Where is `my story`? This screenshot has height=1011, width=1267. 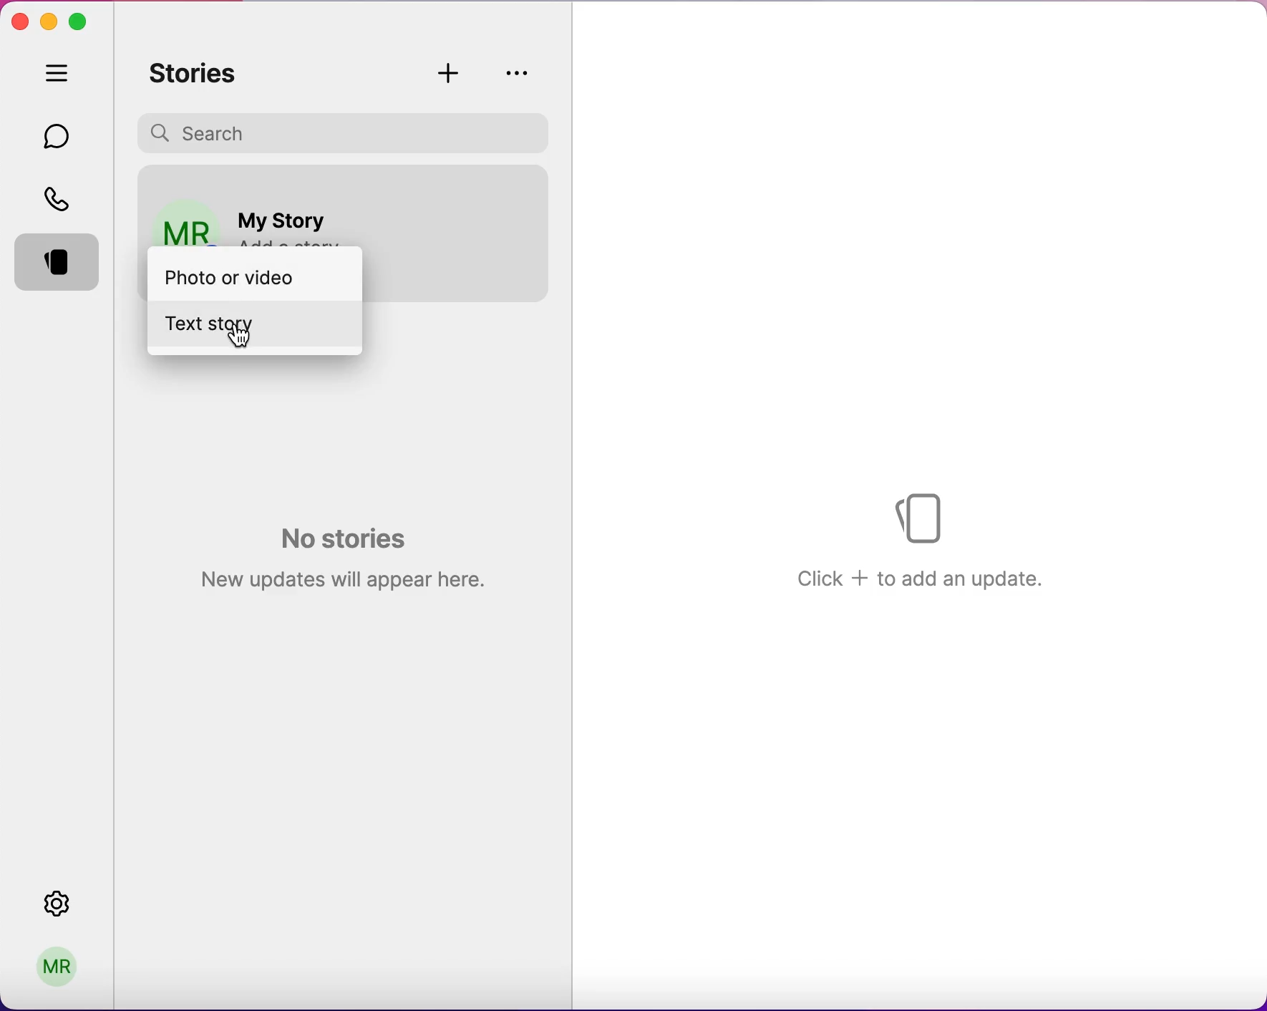
my story is located at coordinates (286, 213).